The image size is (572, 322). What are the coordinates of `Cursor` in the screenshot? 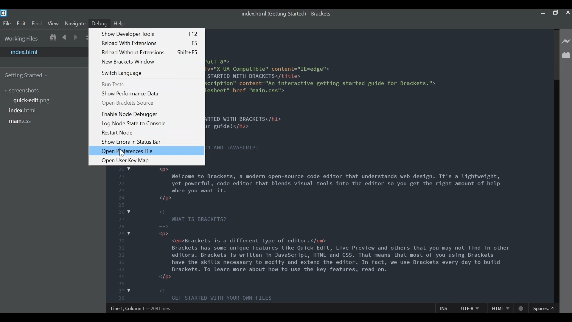 It's located at (122, 152).